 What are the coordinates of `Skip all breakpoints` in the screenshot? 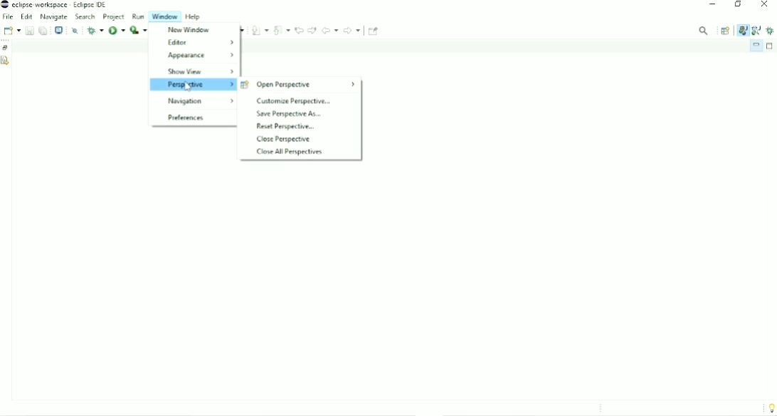 It's located at (75, 31).